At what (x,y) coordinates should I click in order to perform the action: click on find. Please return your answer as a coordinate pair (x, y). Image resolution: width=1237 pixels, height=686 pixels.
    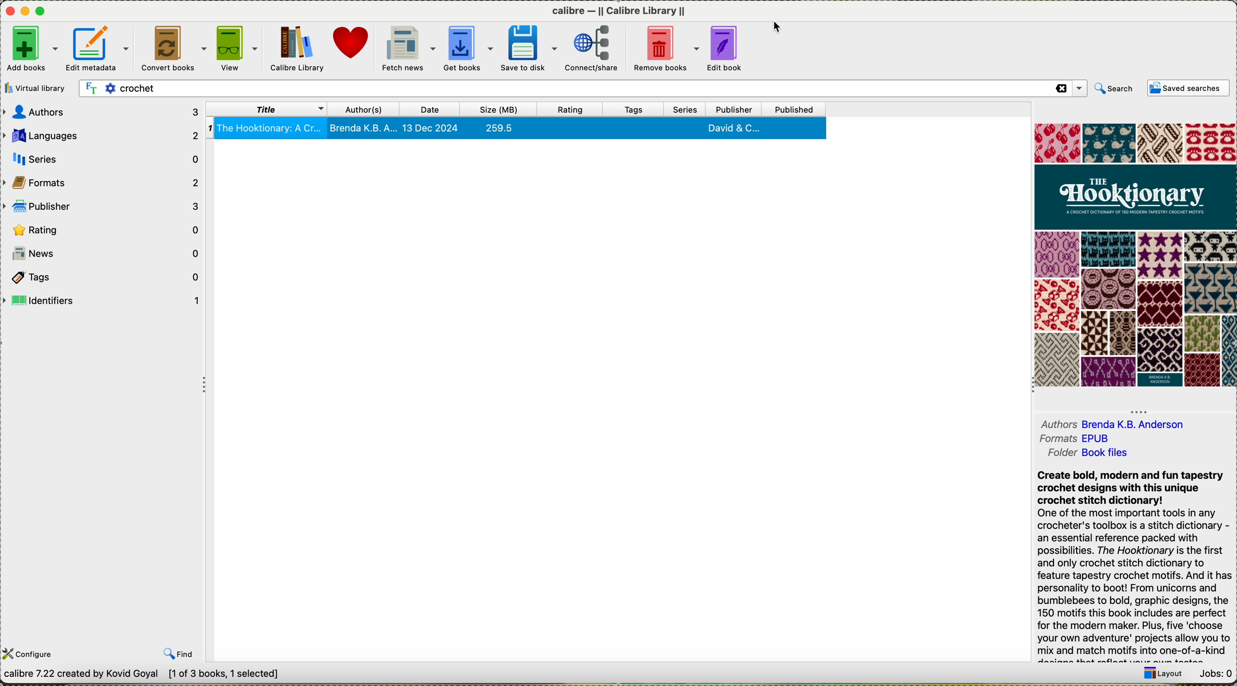
    Looking at the image, I should click on (179, 654).